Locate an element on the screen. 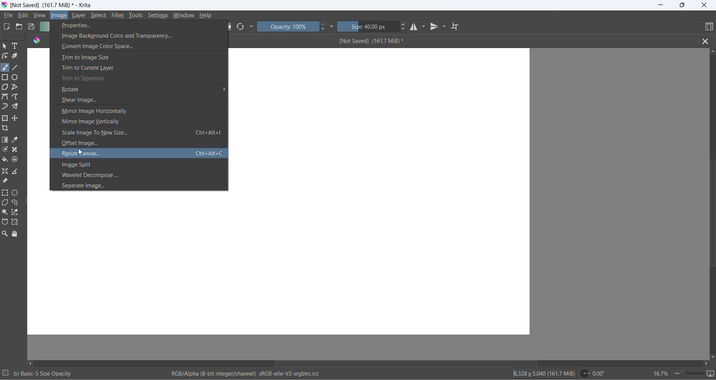 The height and width of the screenshot is (380, 716). rgb information is located at coordinates (249, 374).